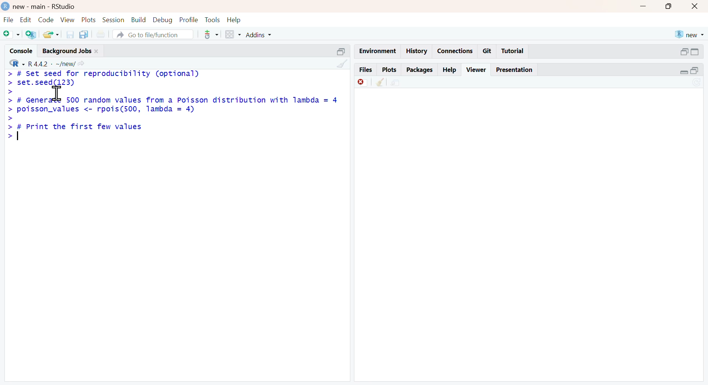 The image size is (708, 385). What do you see at coordinates (695, 70) in the screenshot?
I see `open in separate window` at bounding box center [695, 70].